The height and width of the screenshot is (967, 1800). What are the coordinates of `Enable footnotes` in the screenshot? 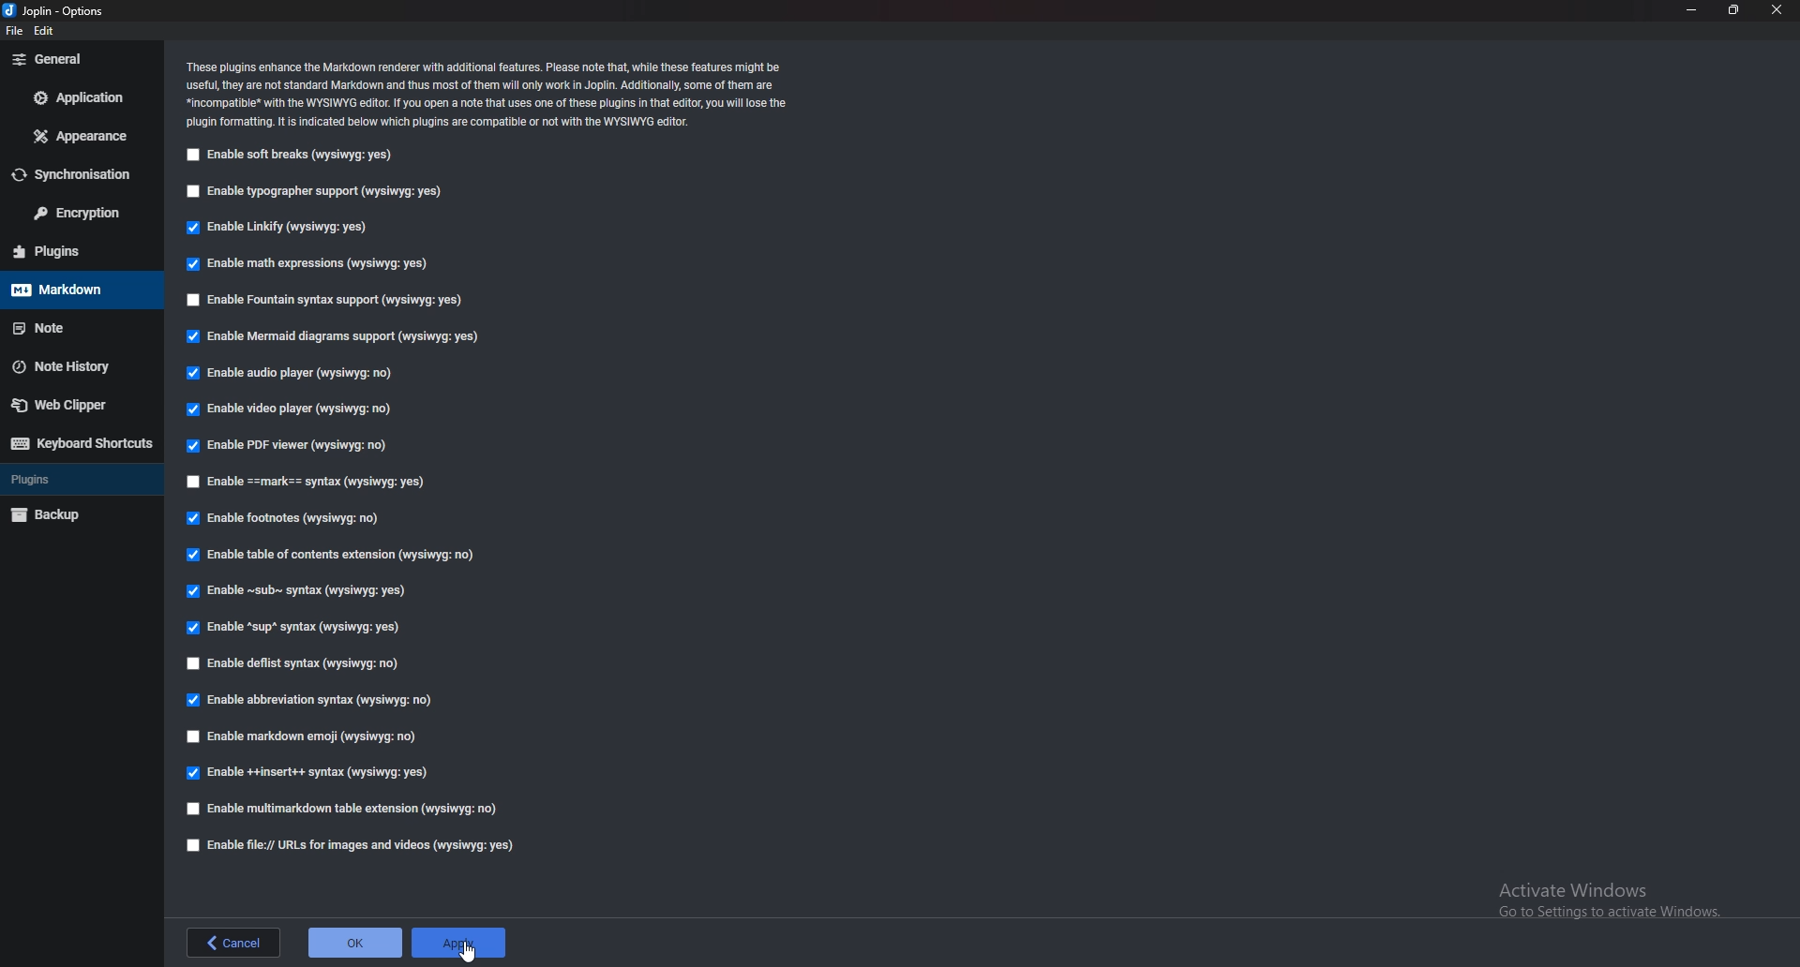 It's located at (287, 521).